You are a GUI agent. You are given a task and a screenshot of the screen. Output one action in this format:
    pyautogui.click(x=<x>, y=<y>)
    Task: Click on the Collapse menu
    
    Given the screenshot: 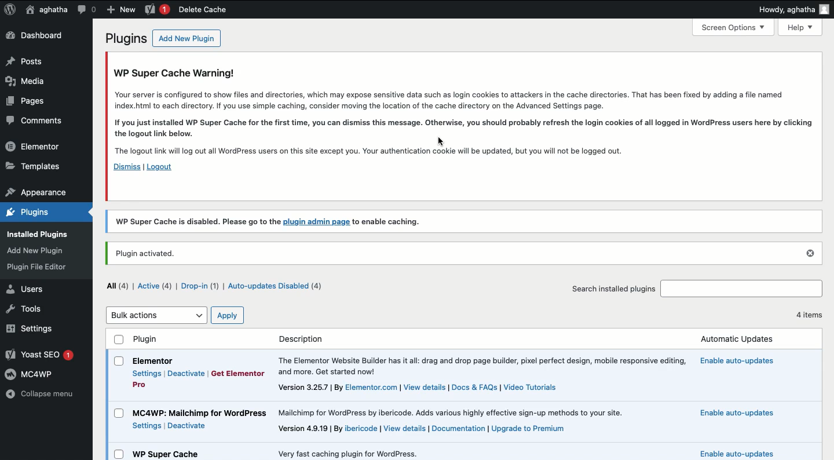 What is the action you would take?
    pyautogui.click(x=41, y=393)
    